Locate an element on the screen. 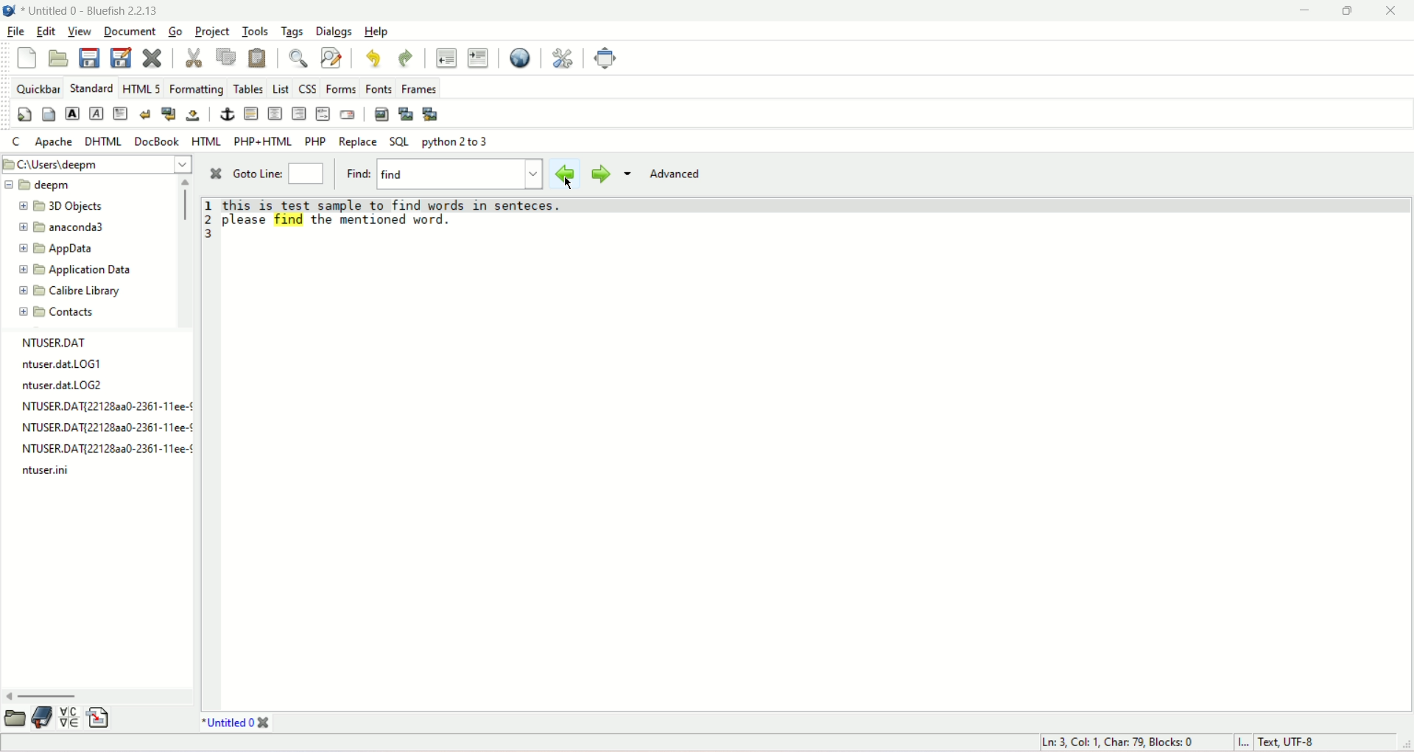 The height and width of the screenshot is (752, 1414). ntuser.dat.LOG1 is located at coordinates (59, 365).